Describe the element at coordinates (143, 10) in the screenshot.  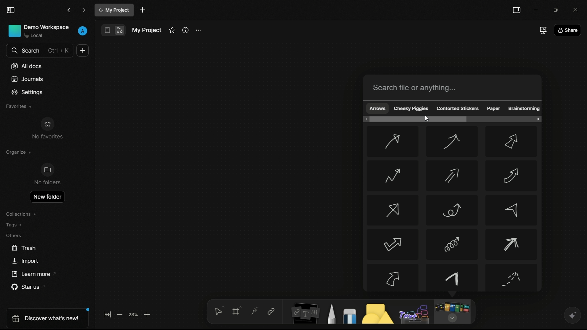
I see `new document` at that location.